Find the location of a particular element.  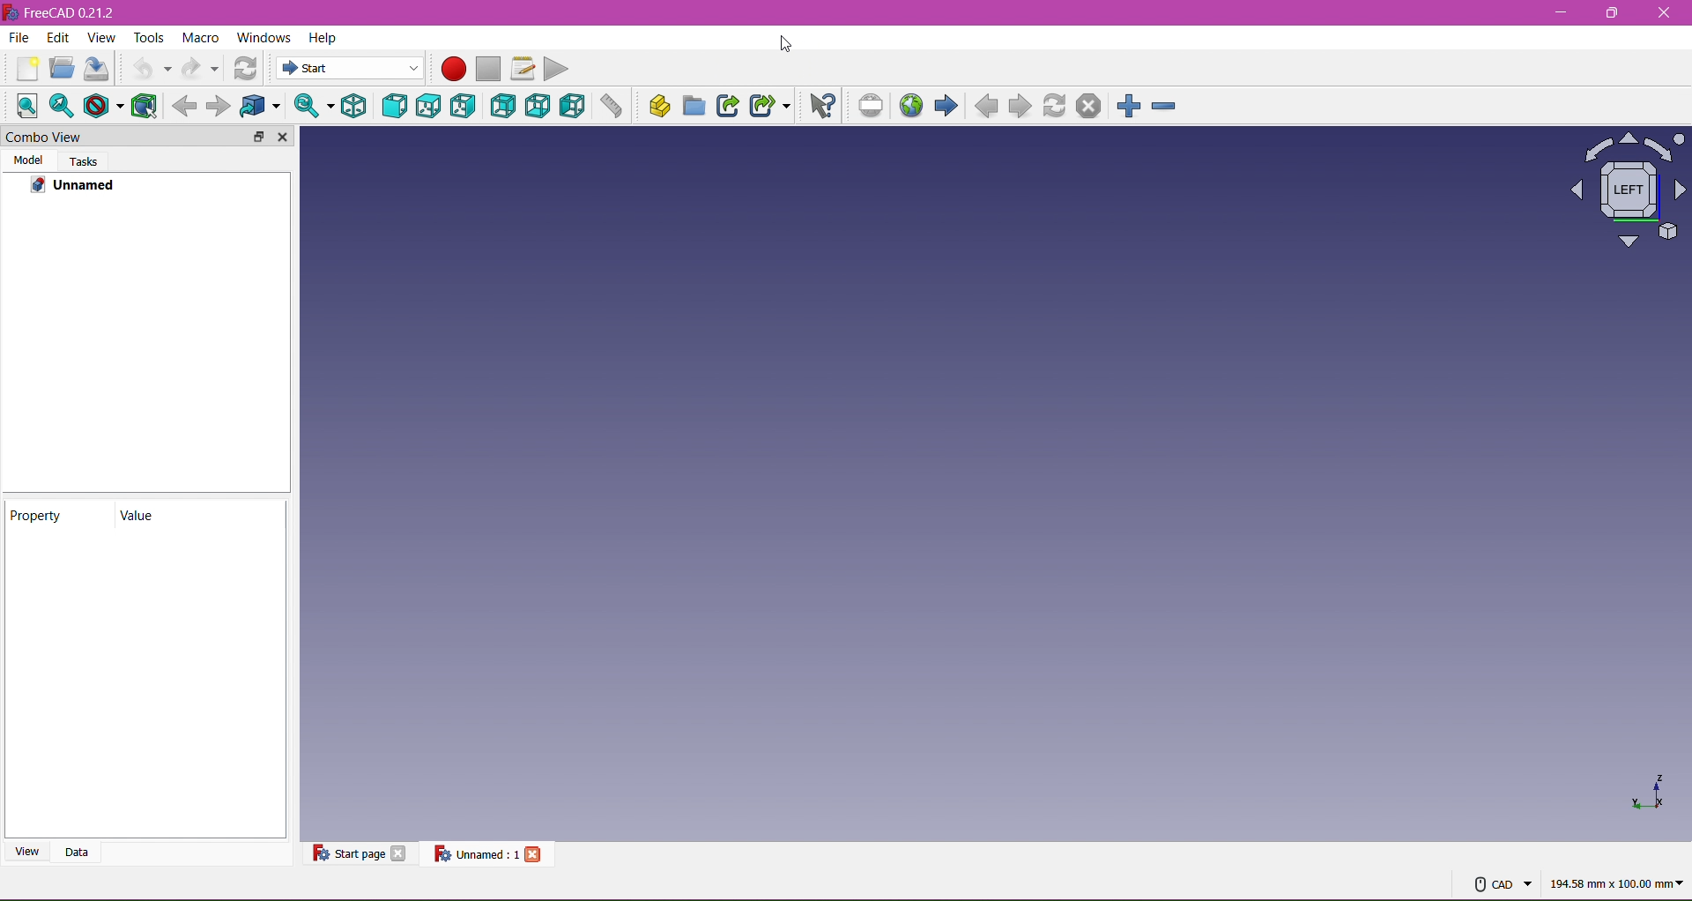

Zoom In is located at coordinates (1129, 106).